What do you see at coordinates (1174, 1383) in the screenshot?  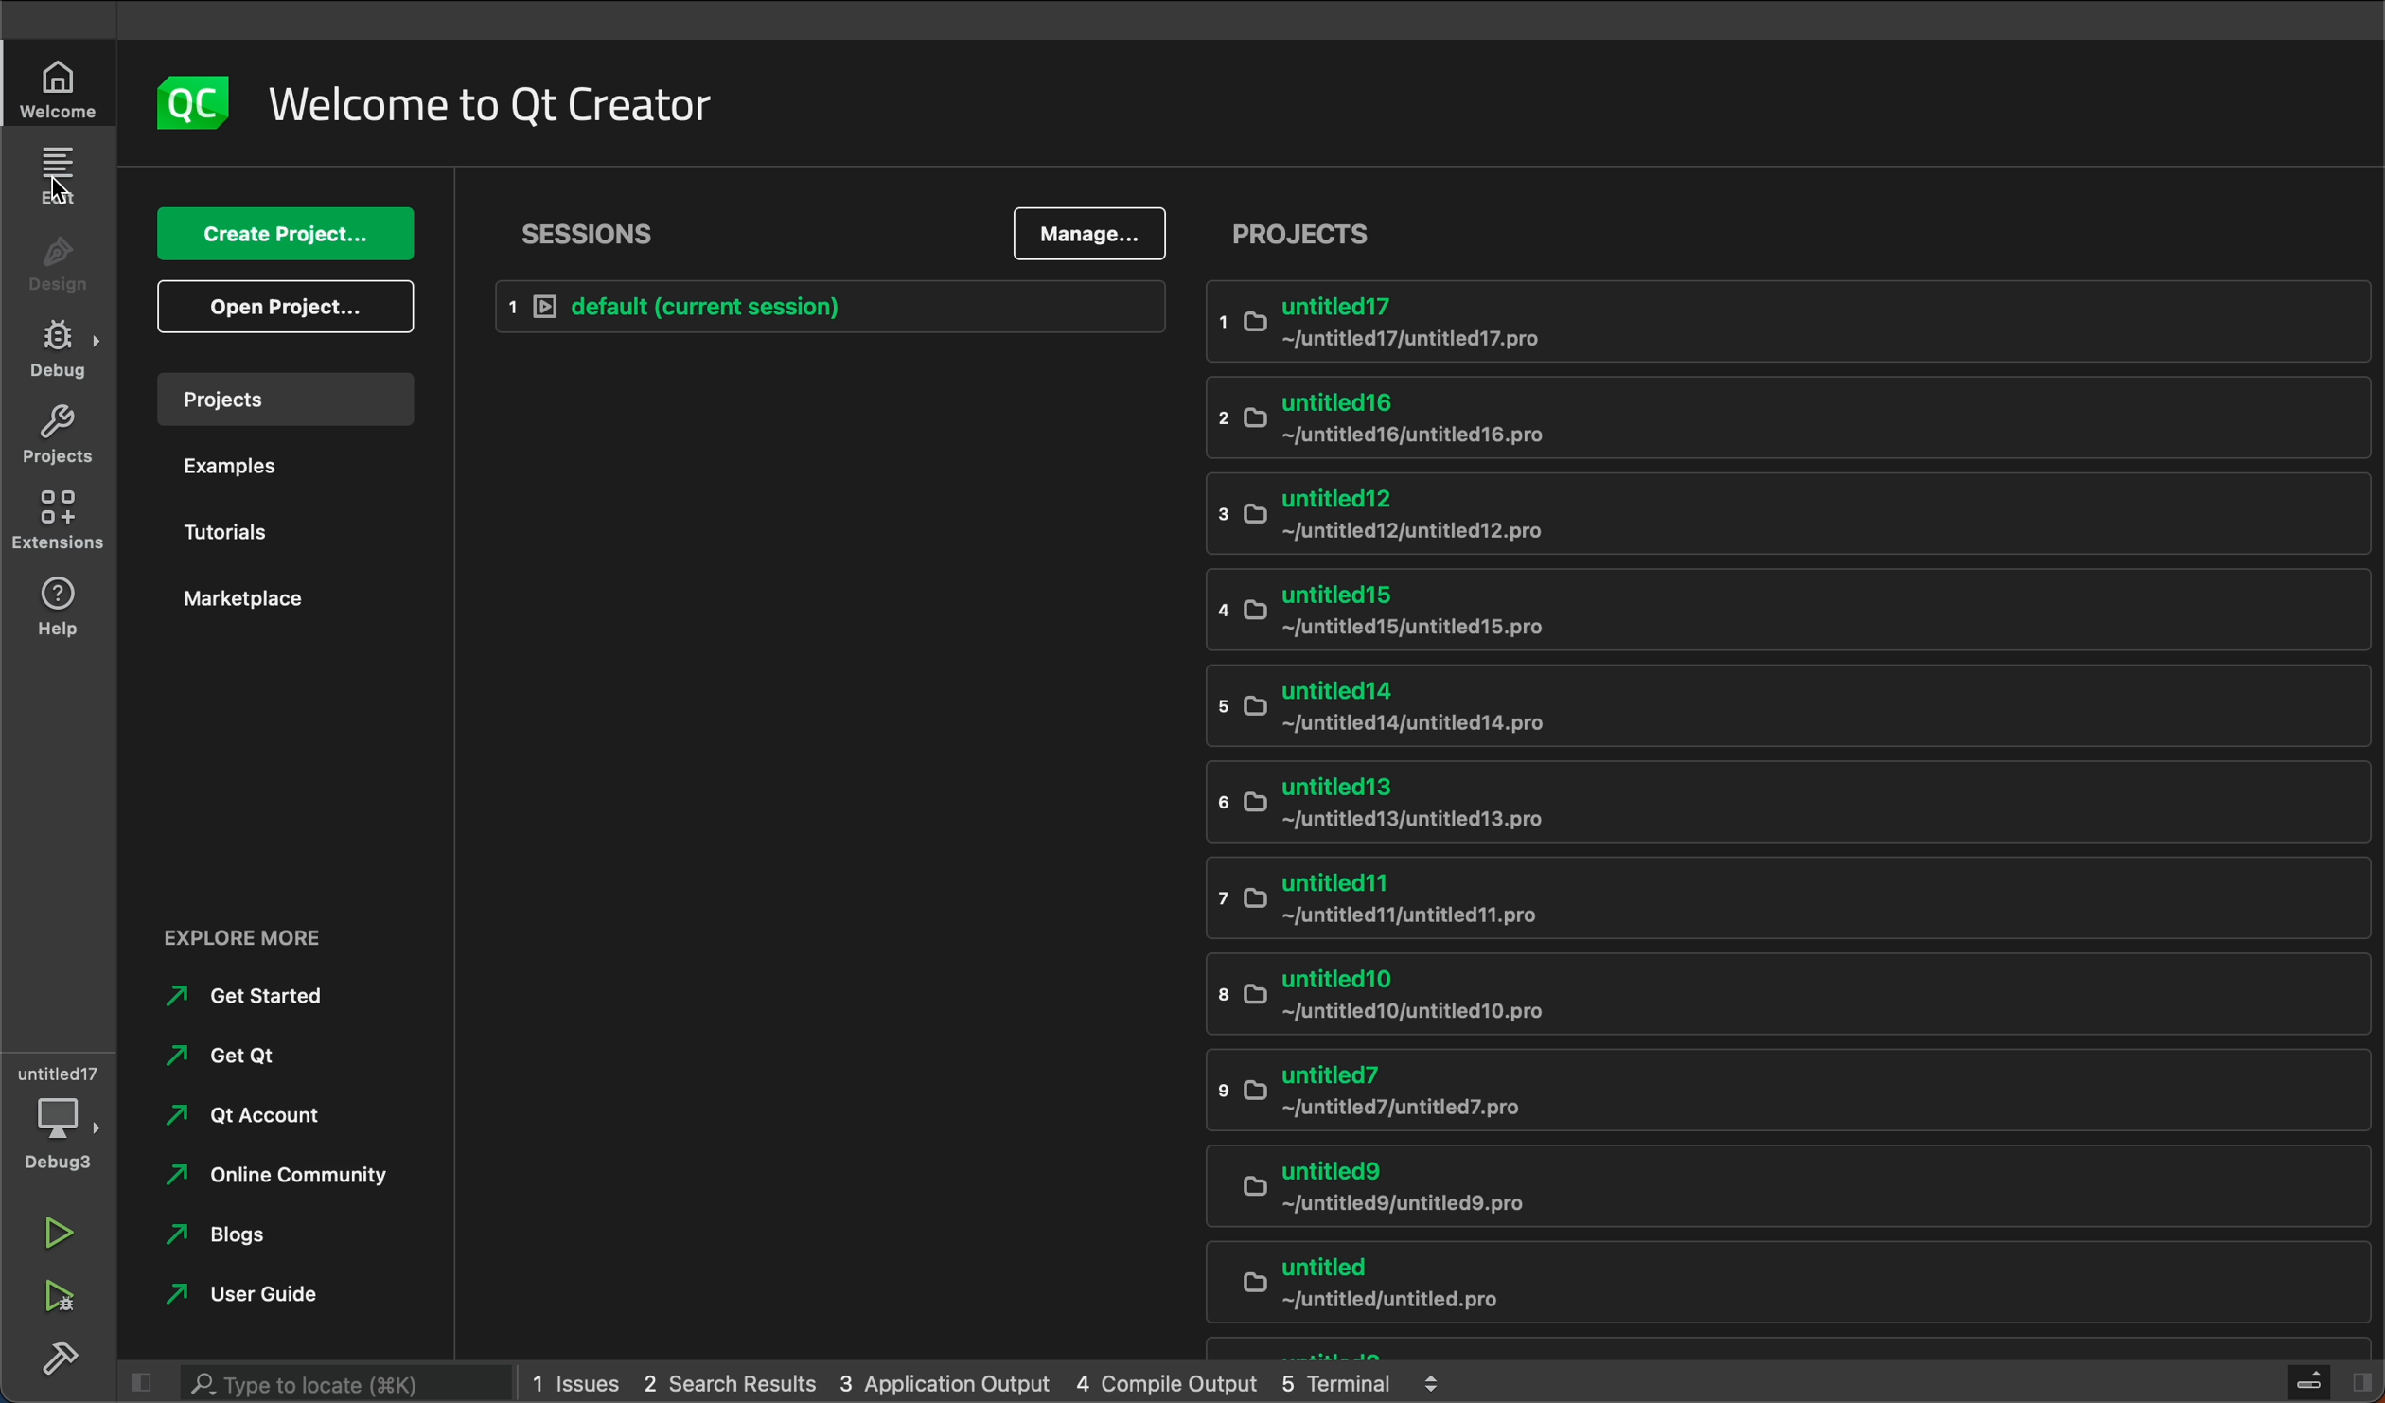 I see `4 compile output` at bounding box center [1174, 1383].